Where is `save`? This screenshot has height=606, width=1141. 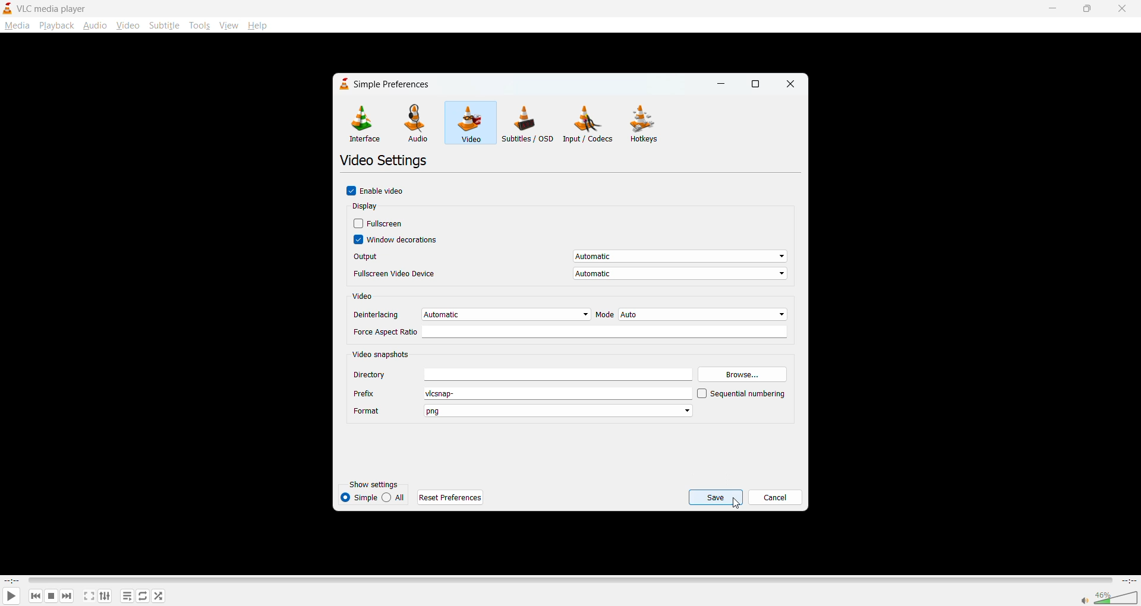 save is located at coordinates (716, 497).